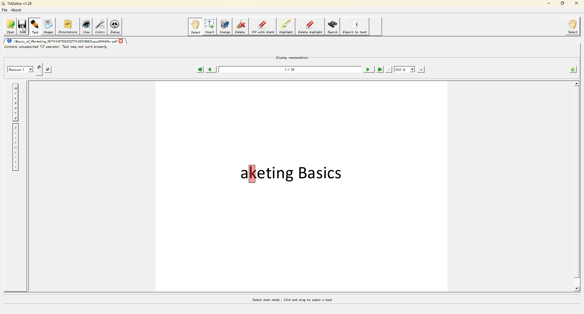 The width and height of the screenshot is (584, 314). What do you see at coordinates (39, 65) in the screenshot?
I see `creates new revisio` at bounding box center [39, 65].